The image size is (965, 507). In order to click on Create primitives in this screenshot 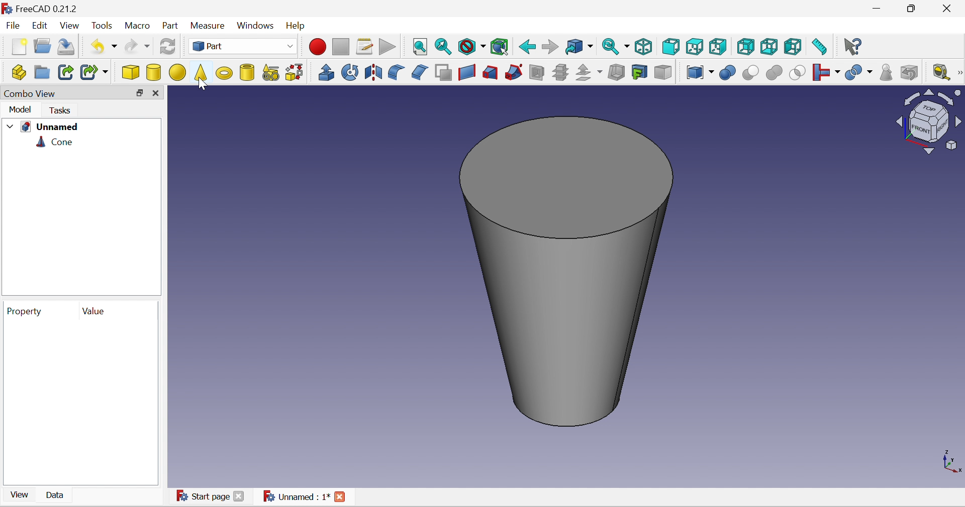, I will do `click(271, 73)`.